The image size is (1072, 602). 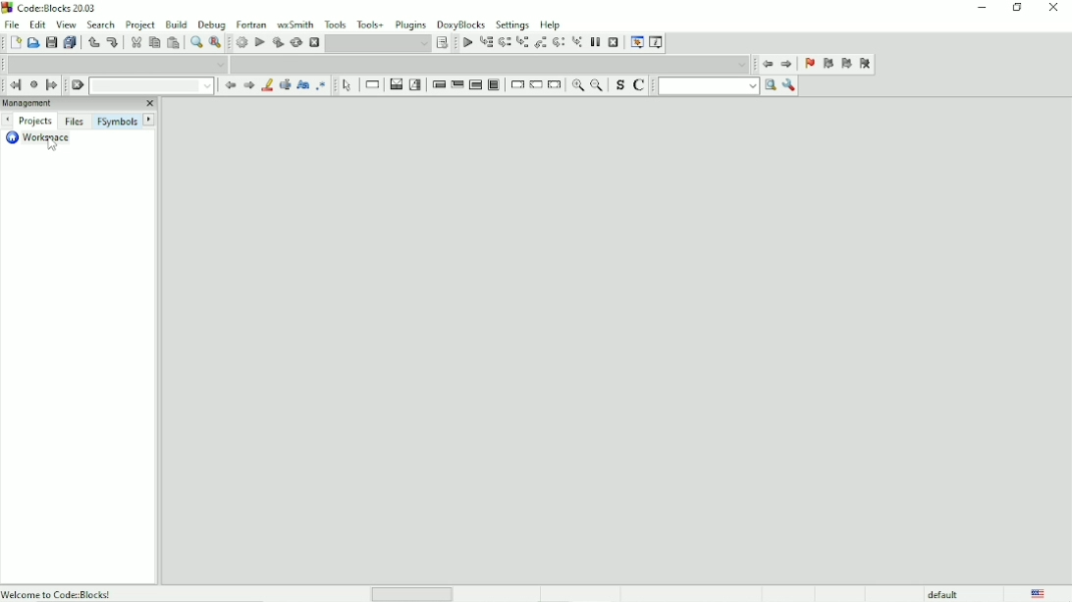 What do you see at coordinates (116, 122) in the screenshot?
I see `FSymbols` at bounding box center [116, 122].